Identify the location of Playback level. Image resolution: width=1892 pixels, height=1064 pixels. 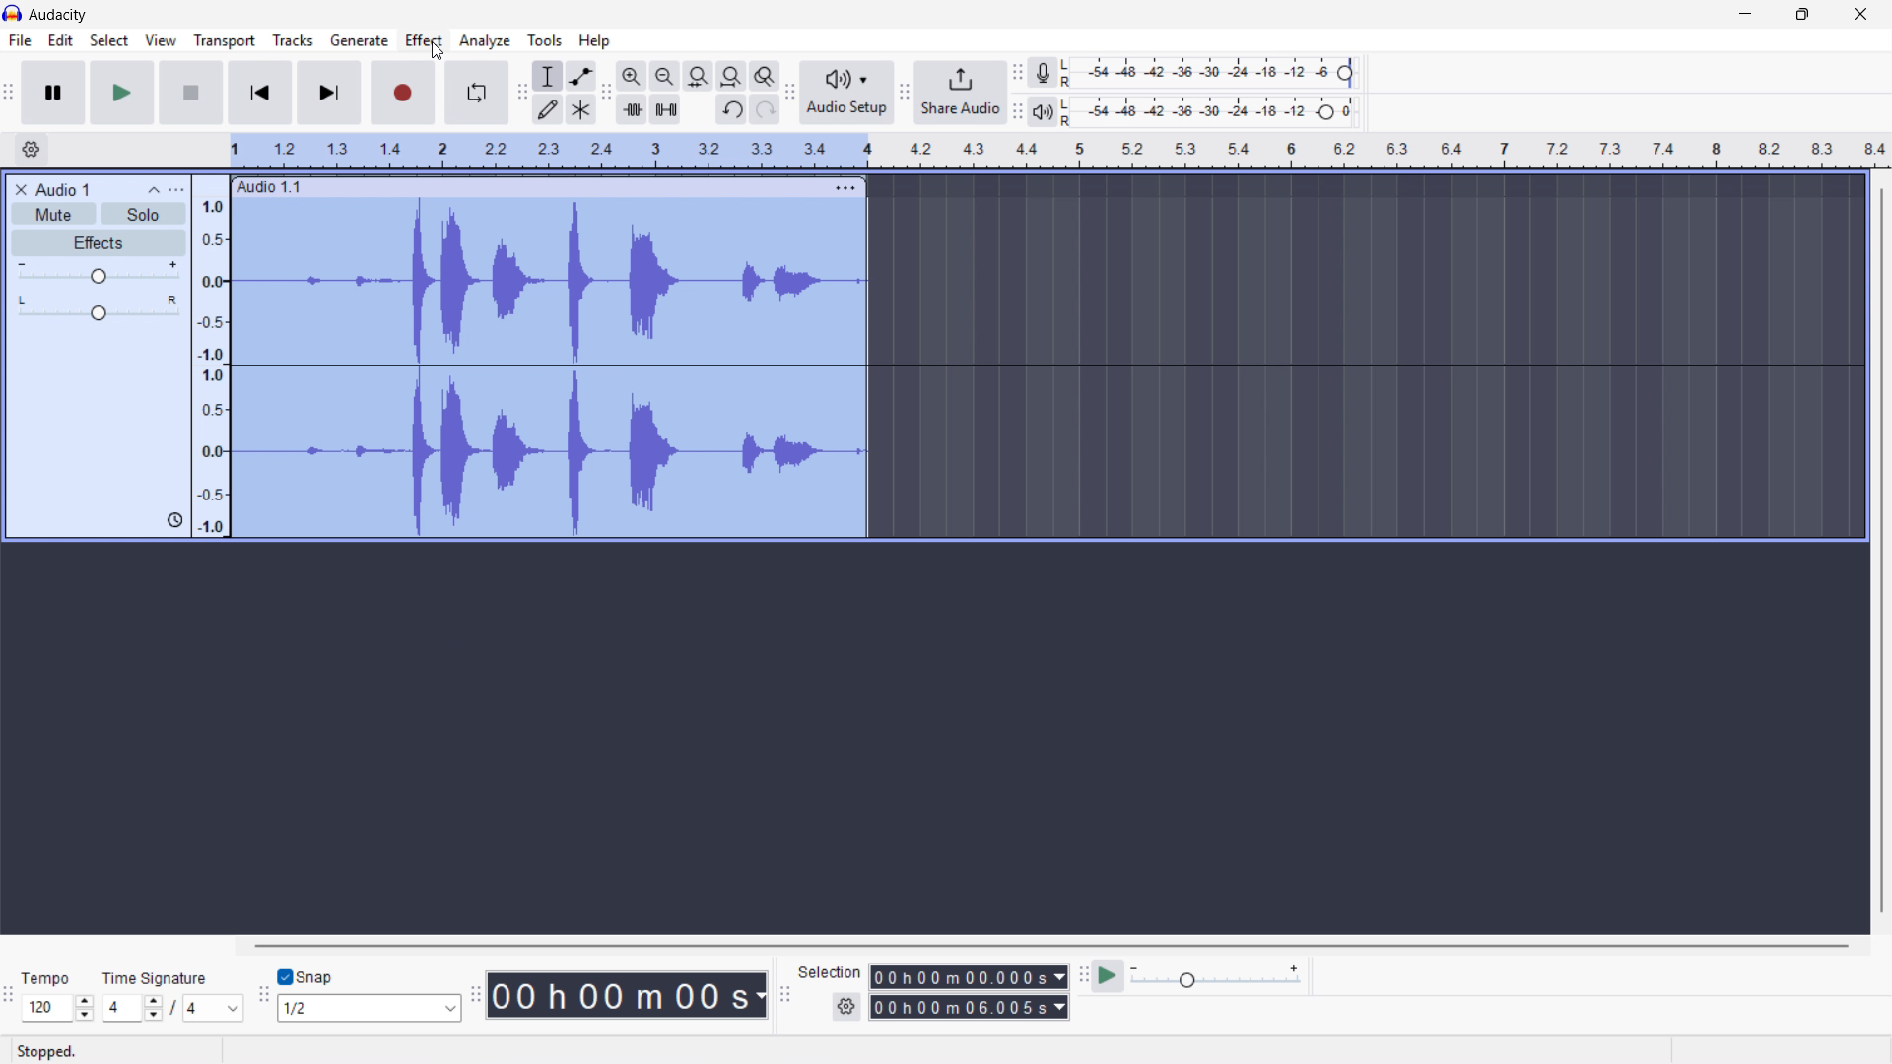
(1214, 111).